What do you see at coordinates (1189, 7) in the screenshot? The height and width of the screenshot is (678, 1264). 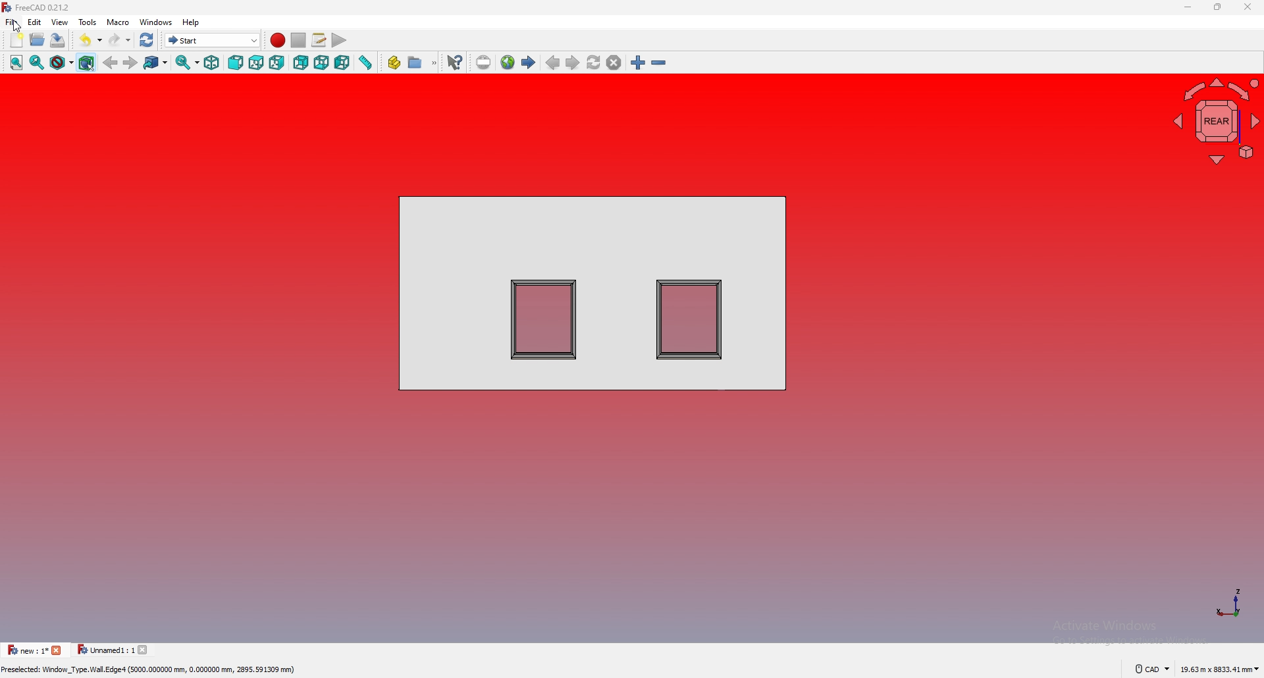 I see `minimize` at bounding box center [1189, 7].